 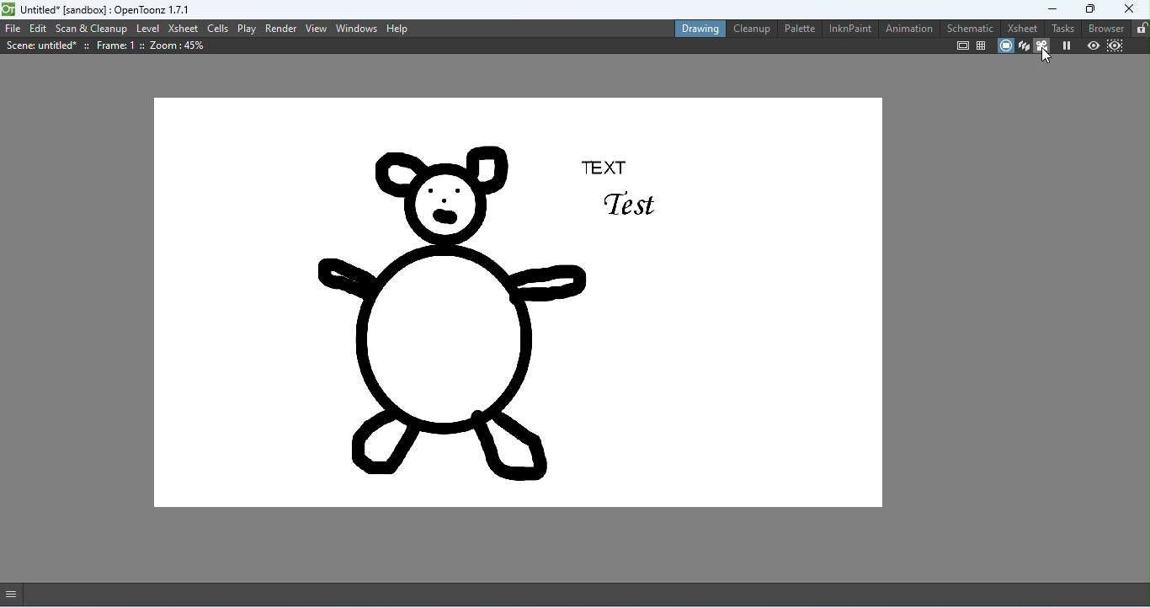 What do you see at coordinates (1062, 27) in the screenshot?
I see `tasks` at bounding box center [1062, 27].